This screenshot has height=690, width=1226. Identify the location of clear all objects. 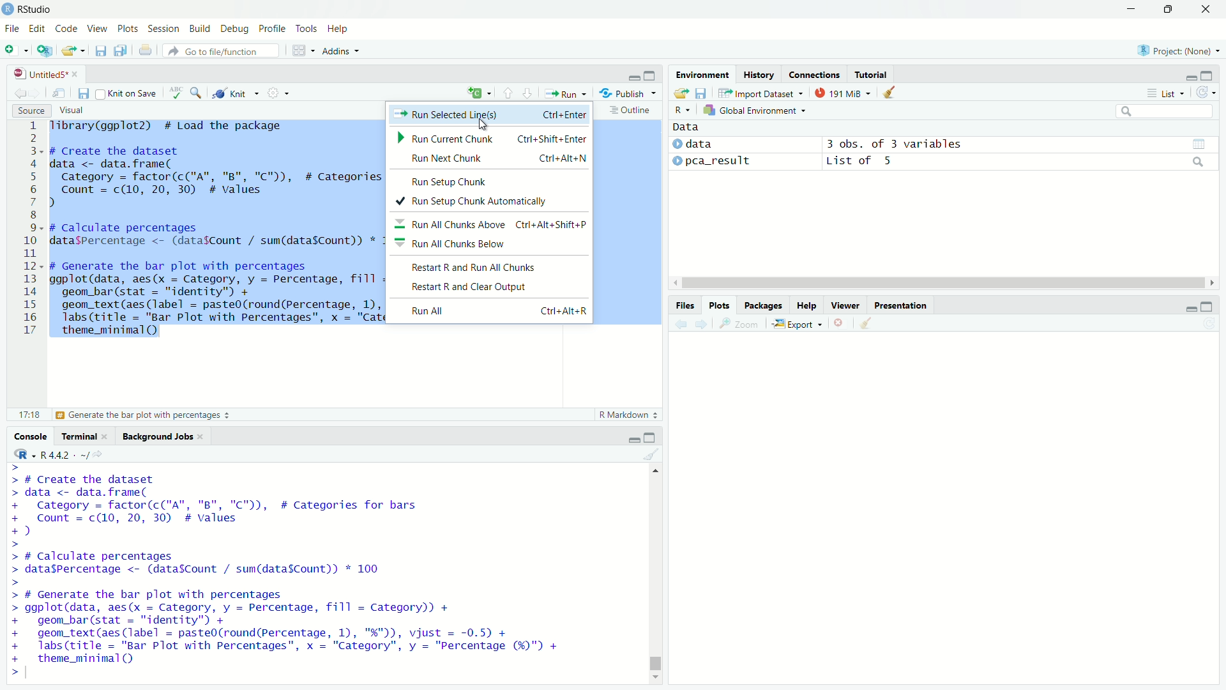
(891, 93).